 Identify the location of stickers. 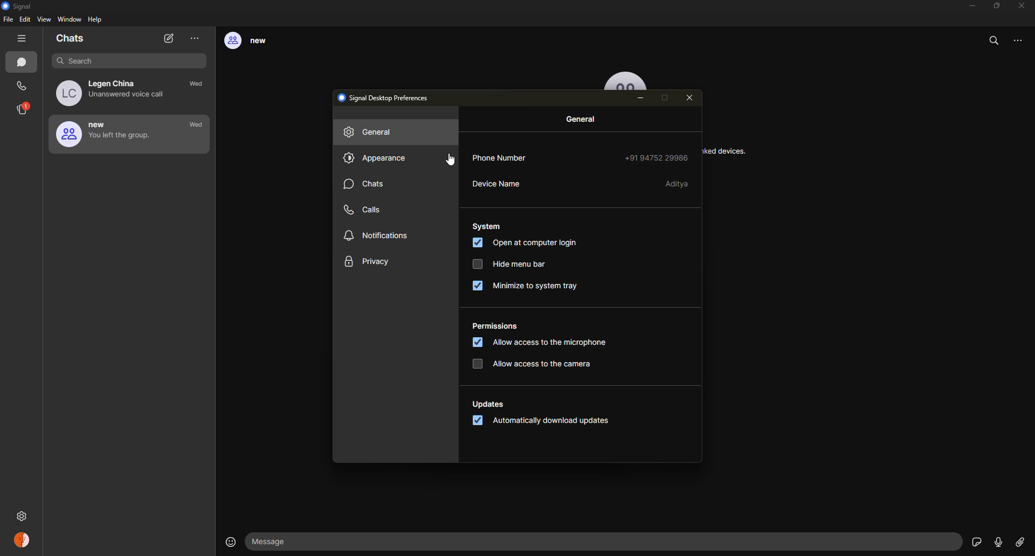
(975, 541).